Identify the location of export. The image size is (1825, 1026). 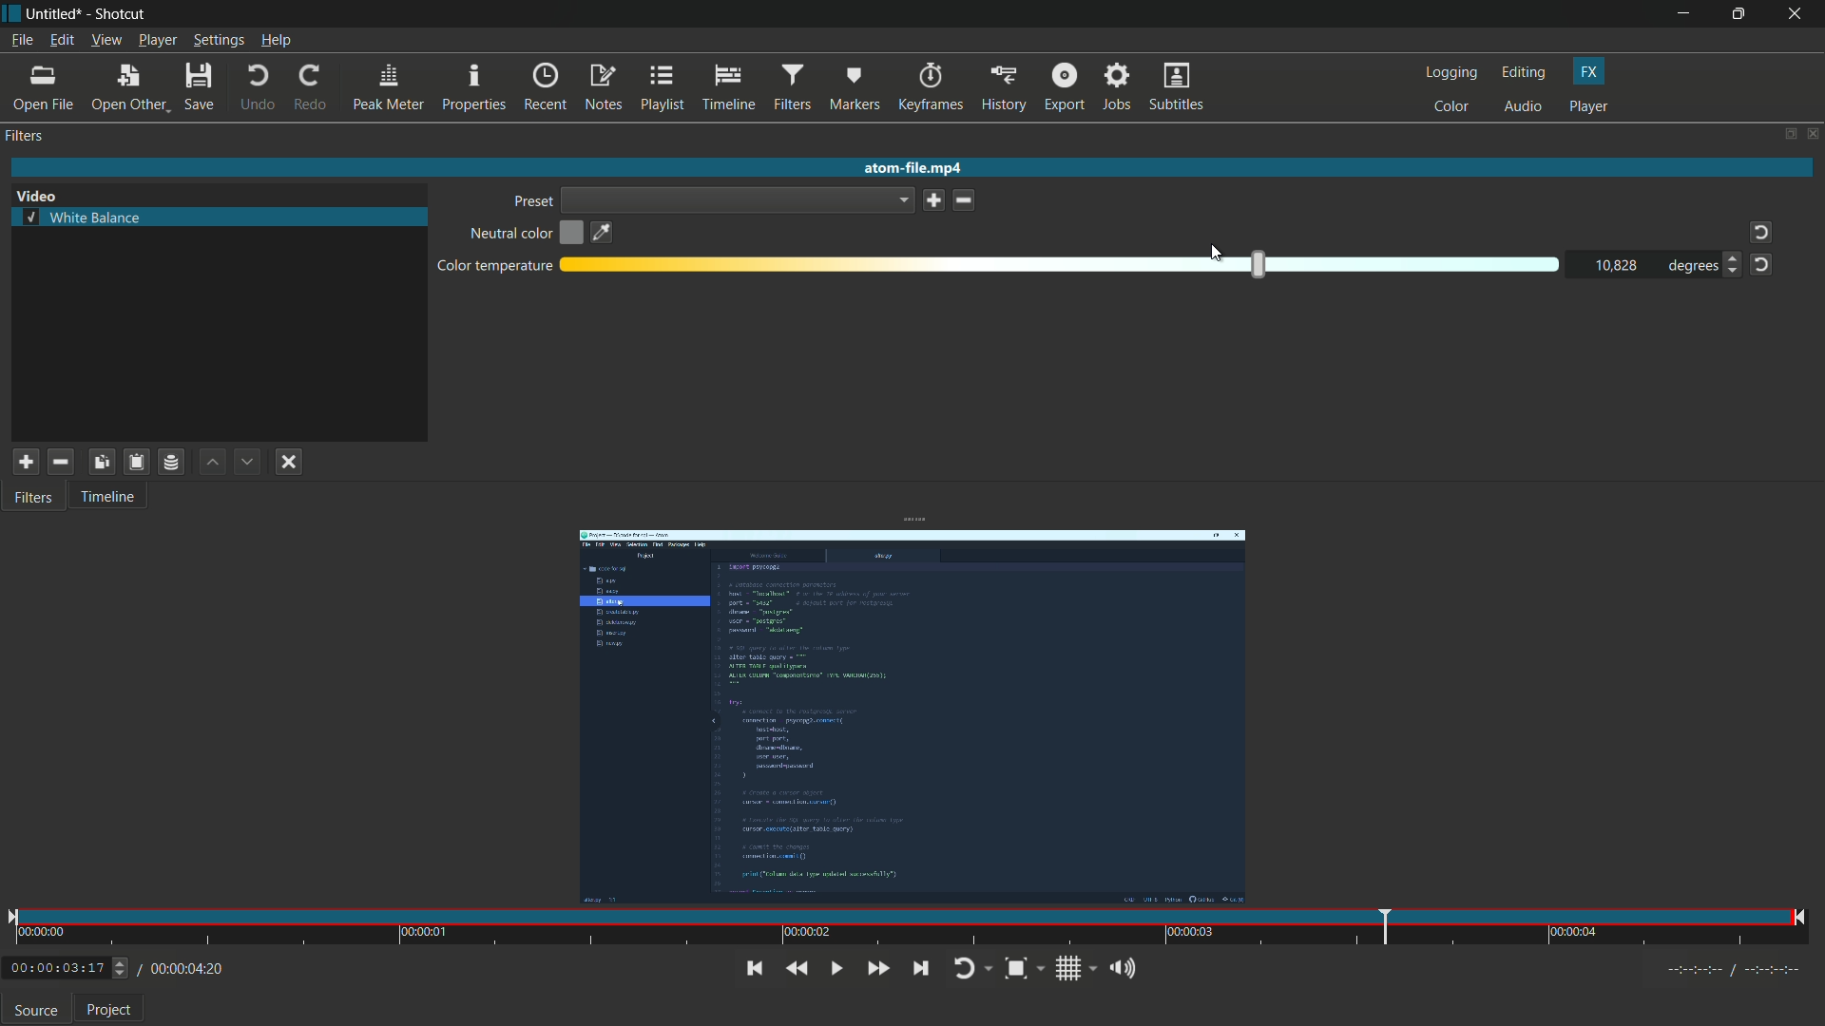
(1065, 85).